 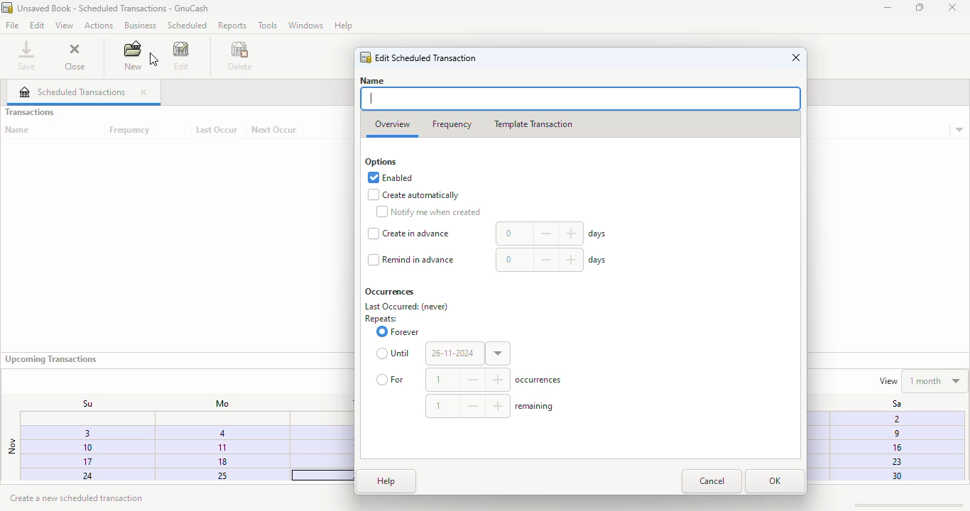 What do you see at coordinates (391, 177) in the screenshot?
I see `enabled` at bounding box center [391, 177].